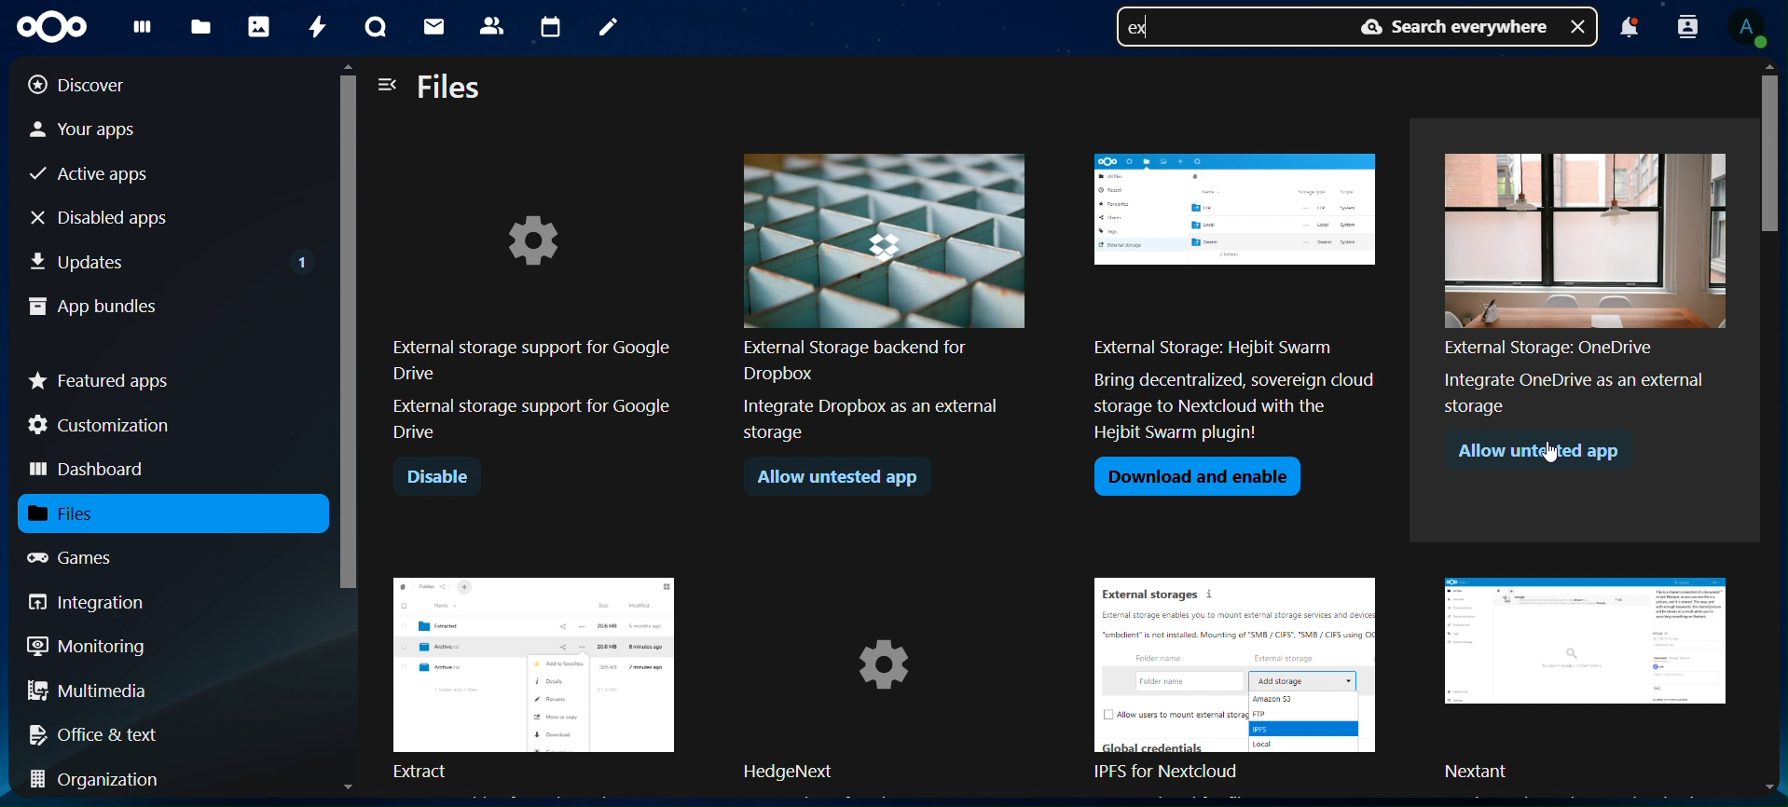 This screenshot has width=1788, height=807. I want to click on dashboard, so click(90, 471).